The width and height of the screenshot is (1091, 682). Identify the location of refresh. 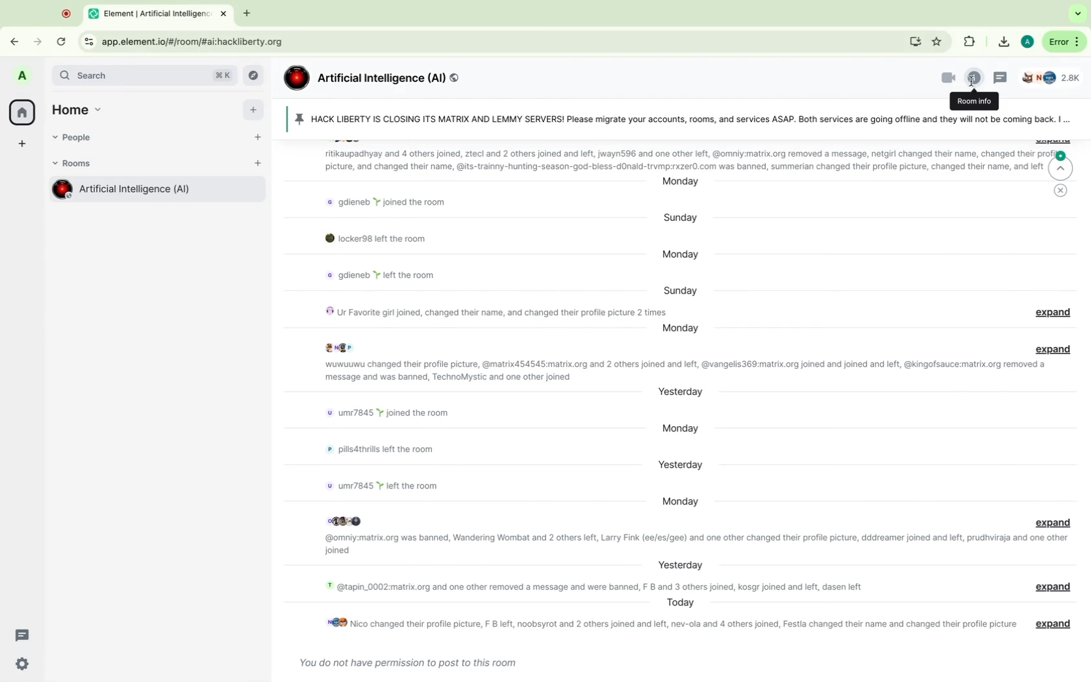
(63, 43).